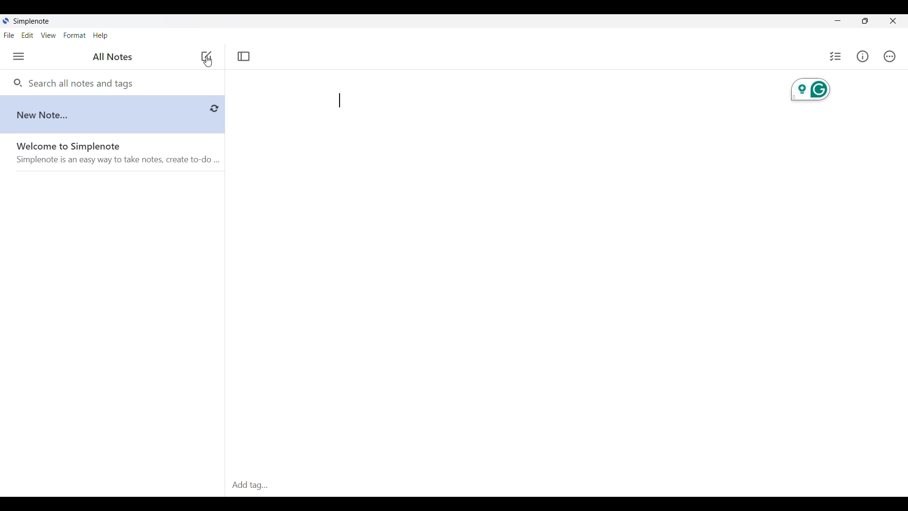 The width and height of the screenshot is (908, 511). I want to click on Menu, so click(18, 56).